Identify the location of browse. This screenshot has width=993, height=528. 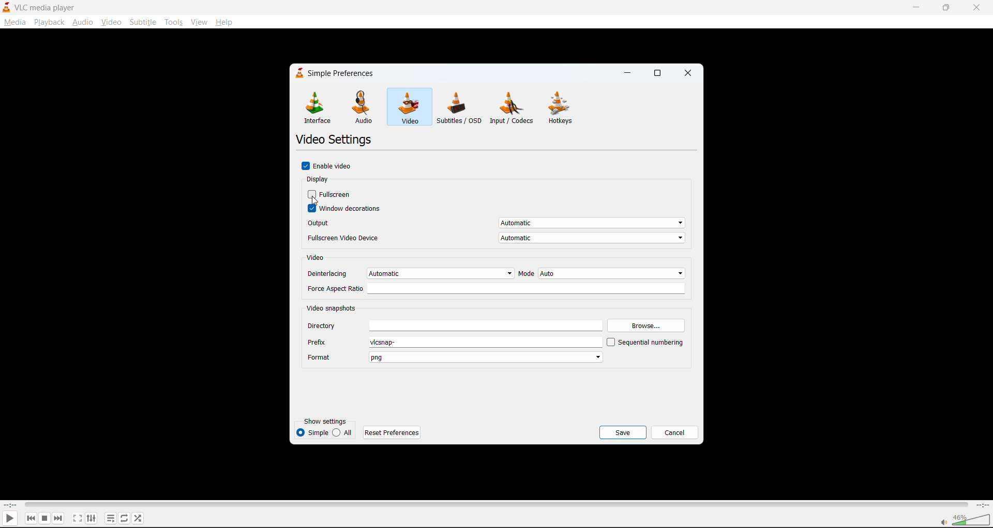
(648, 324).